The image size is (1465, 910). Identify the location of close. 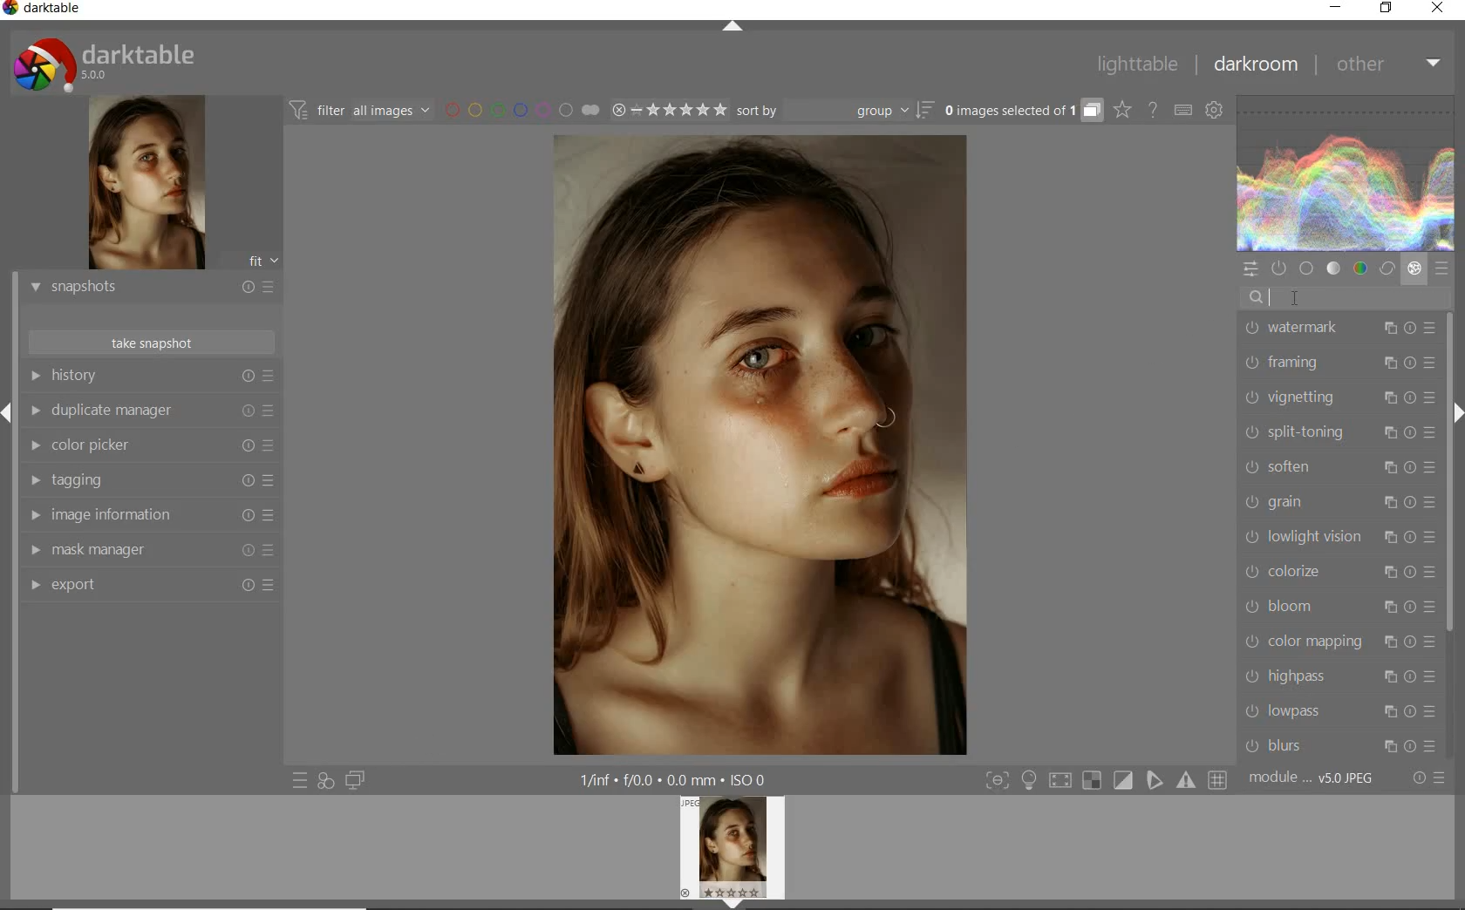
(1439, 10).